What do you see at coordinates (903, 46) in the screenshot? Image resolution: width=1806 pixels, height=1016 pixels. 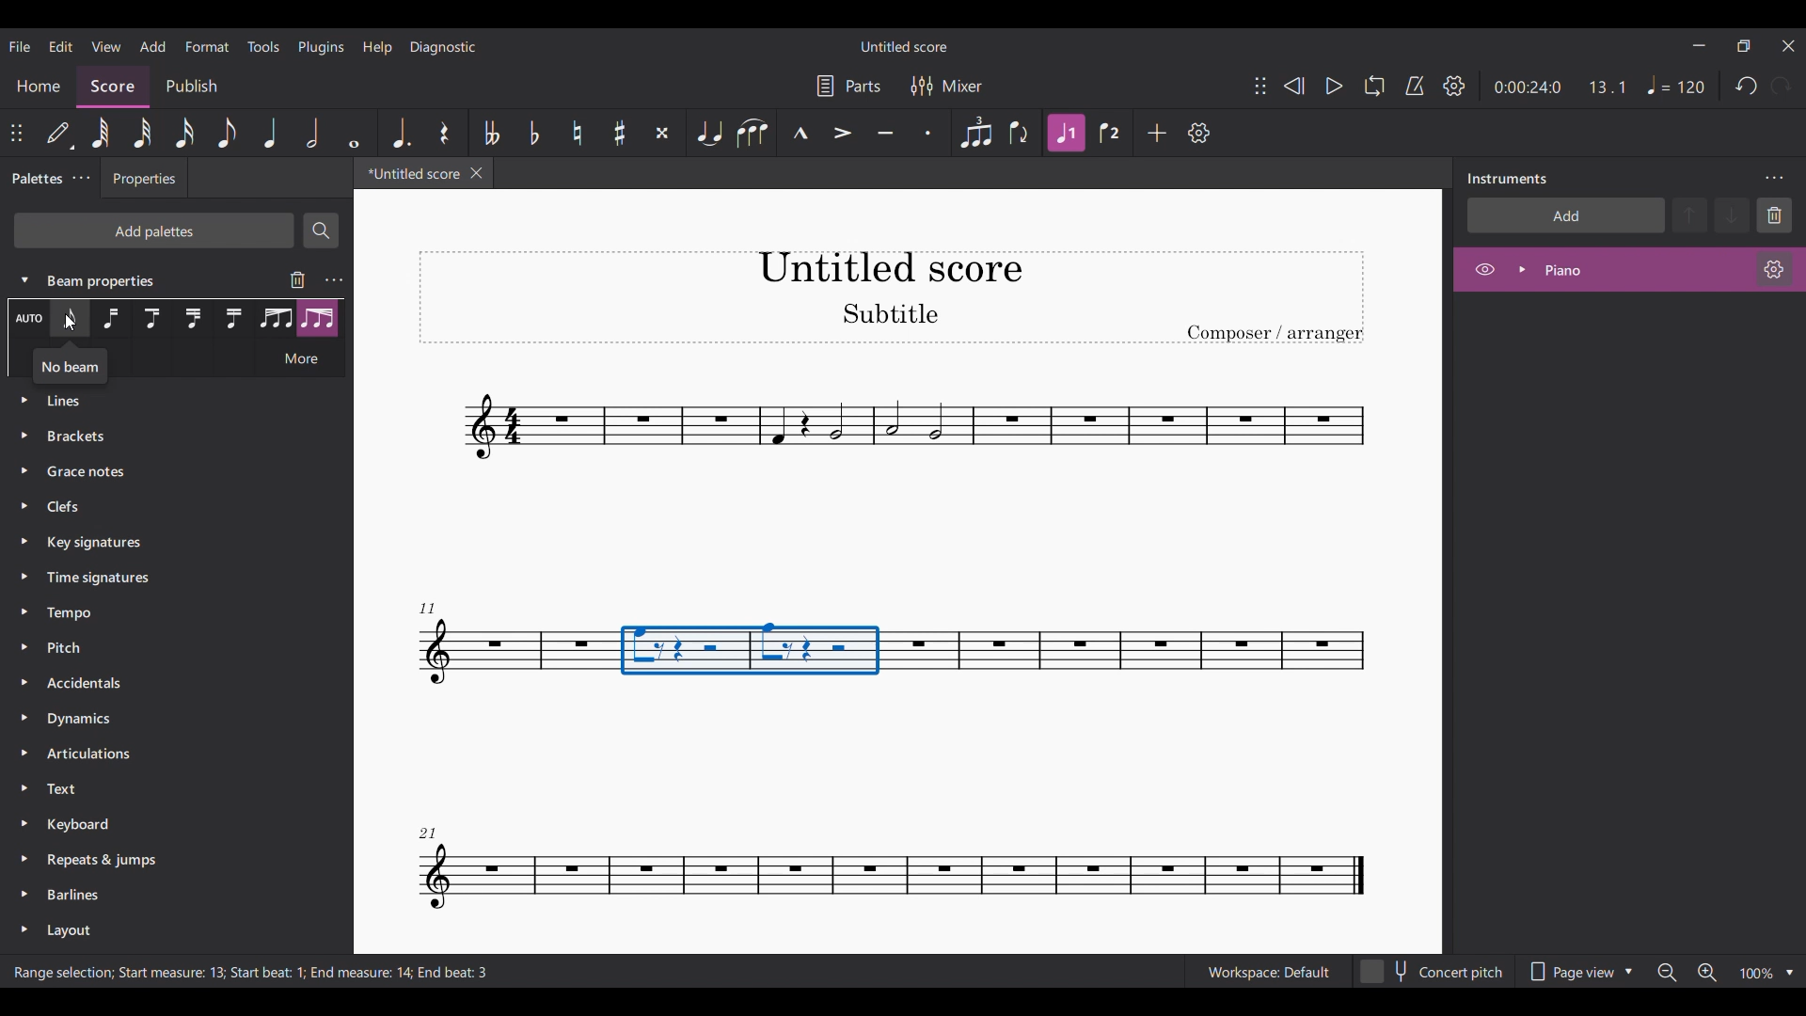 I see `Untitled score` at bounding box center [903, 46].